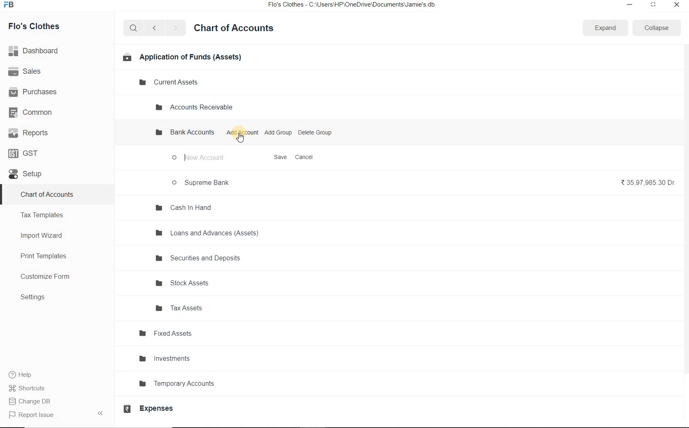 The image size is (689, 428). Describe the element at coordinates (315, 132) in the screenshot. I see `Delete Group` at that location.